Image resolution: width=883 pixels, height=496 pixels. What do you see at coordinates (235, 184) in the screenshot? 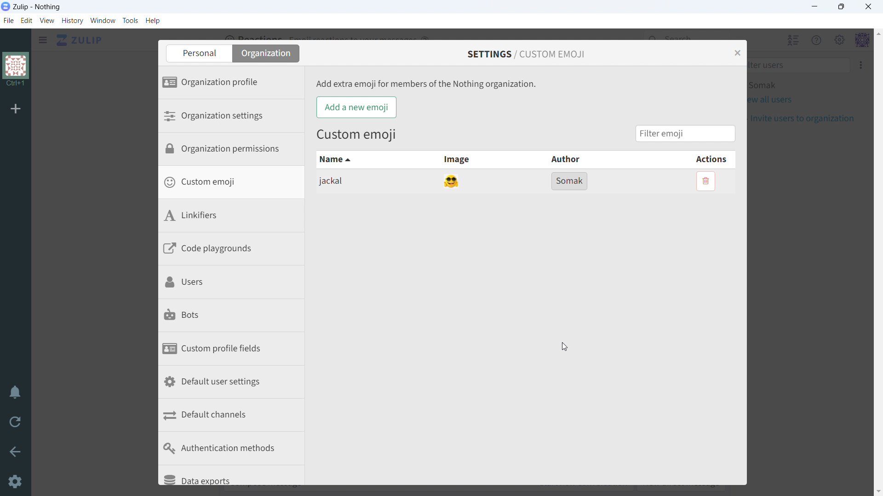
I see `custom emoji` at bounding box center [235, 184].